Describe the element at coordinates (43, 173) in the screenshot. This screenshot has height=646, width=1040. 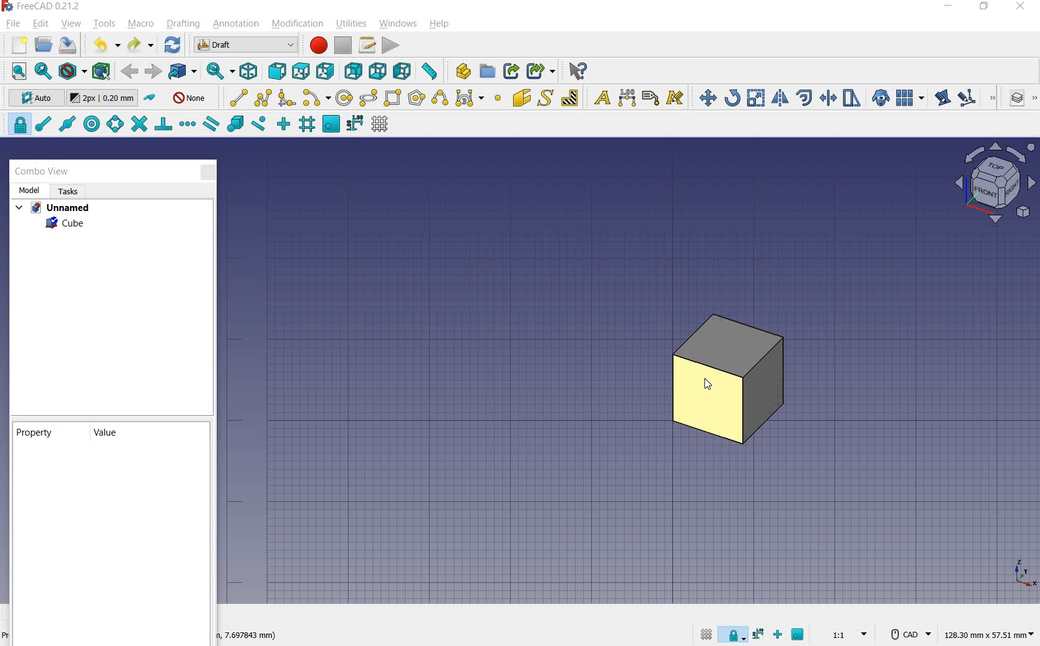
I see `combo view` at that location.